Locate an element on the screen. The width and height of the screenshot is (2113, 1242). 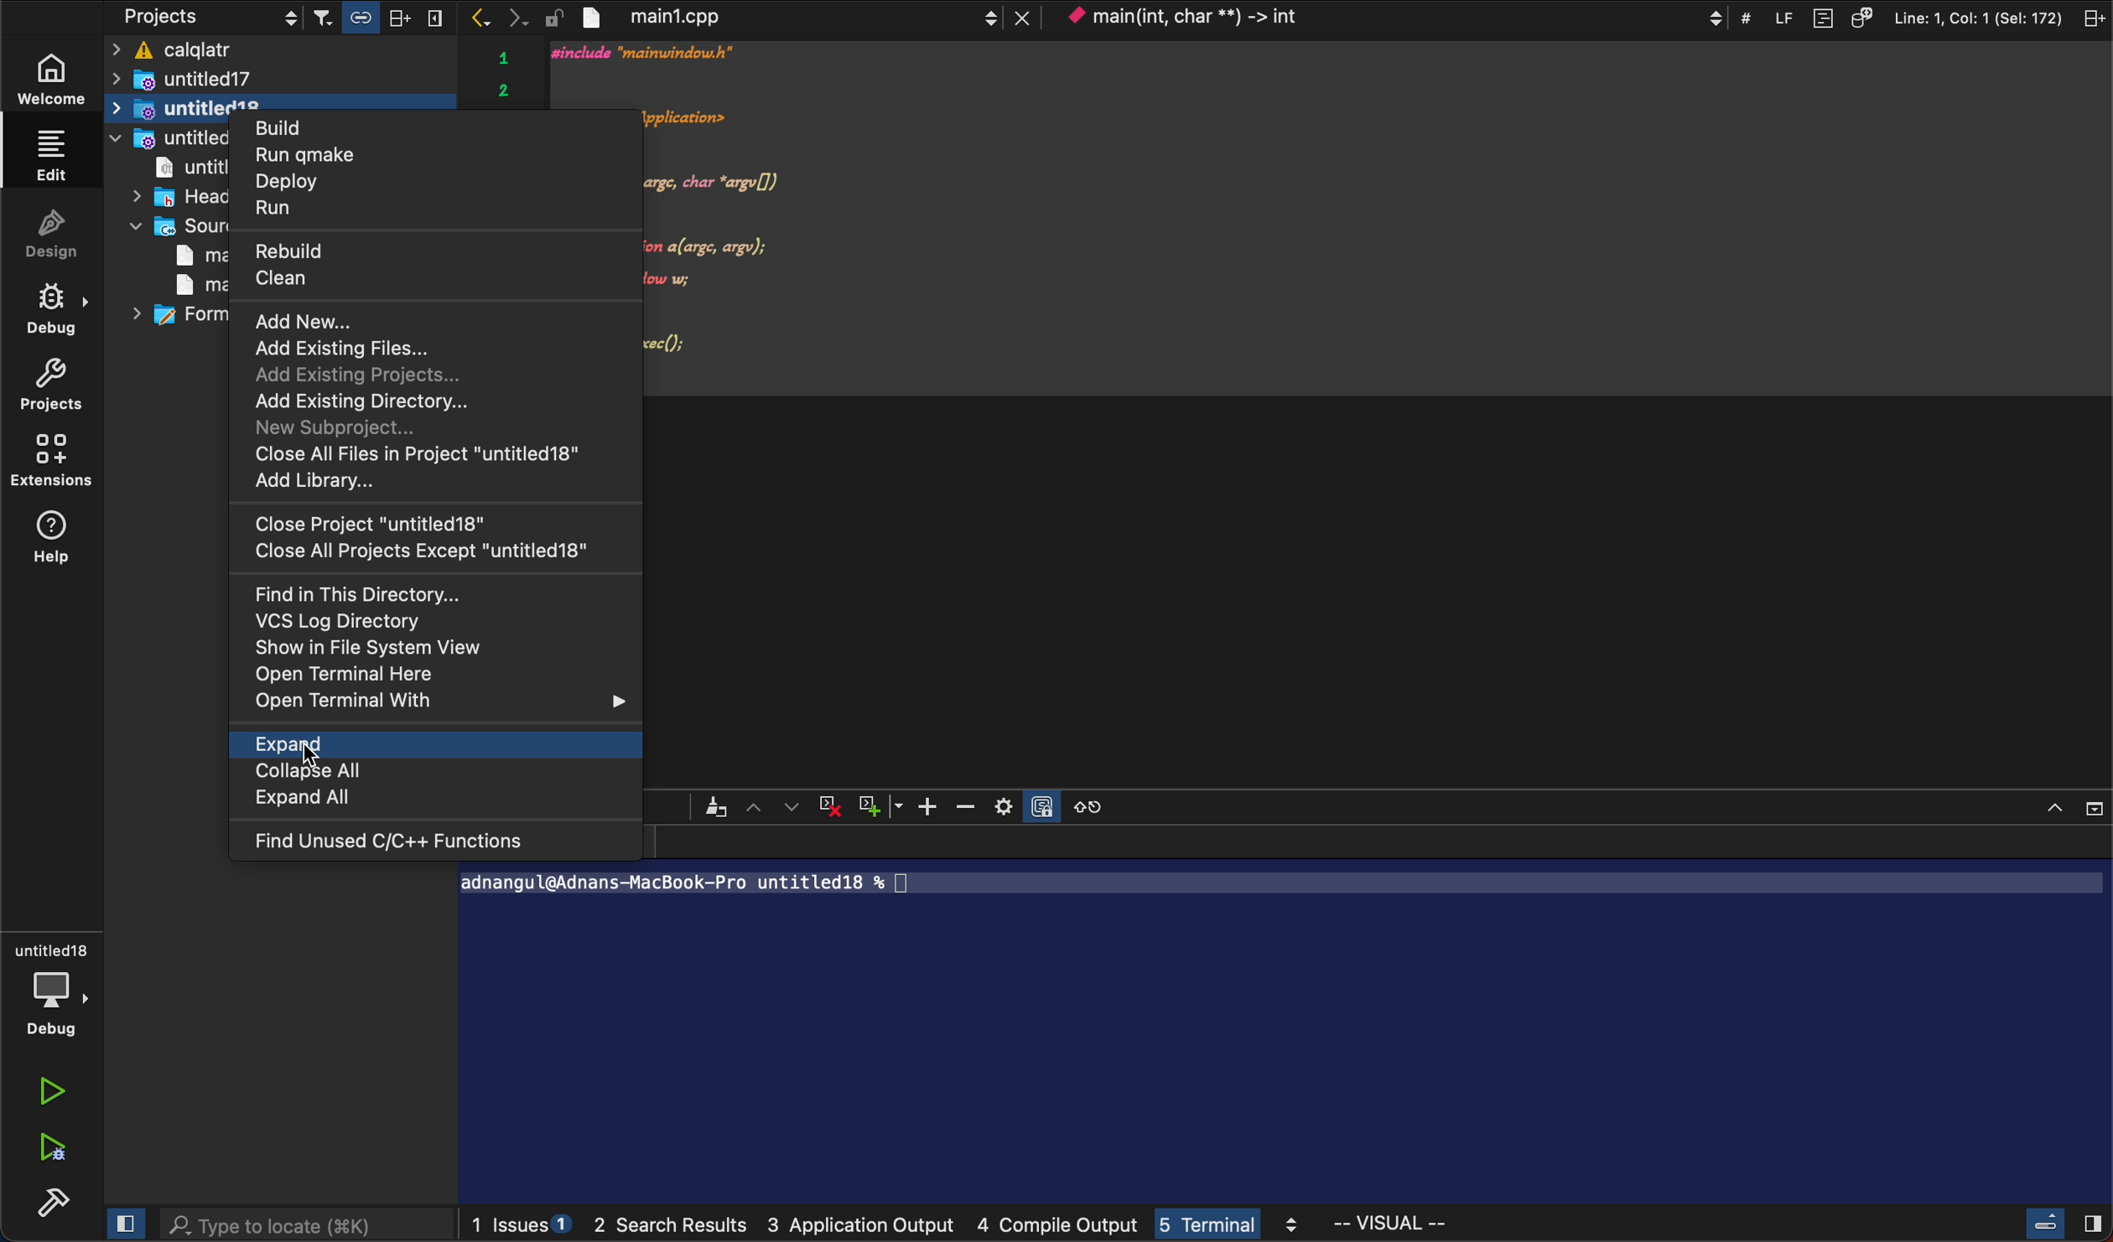
document is located at coordinates (1820, 16).